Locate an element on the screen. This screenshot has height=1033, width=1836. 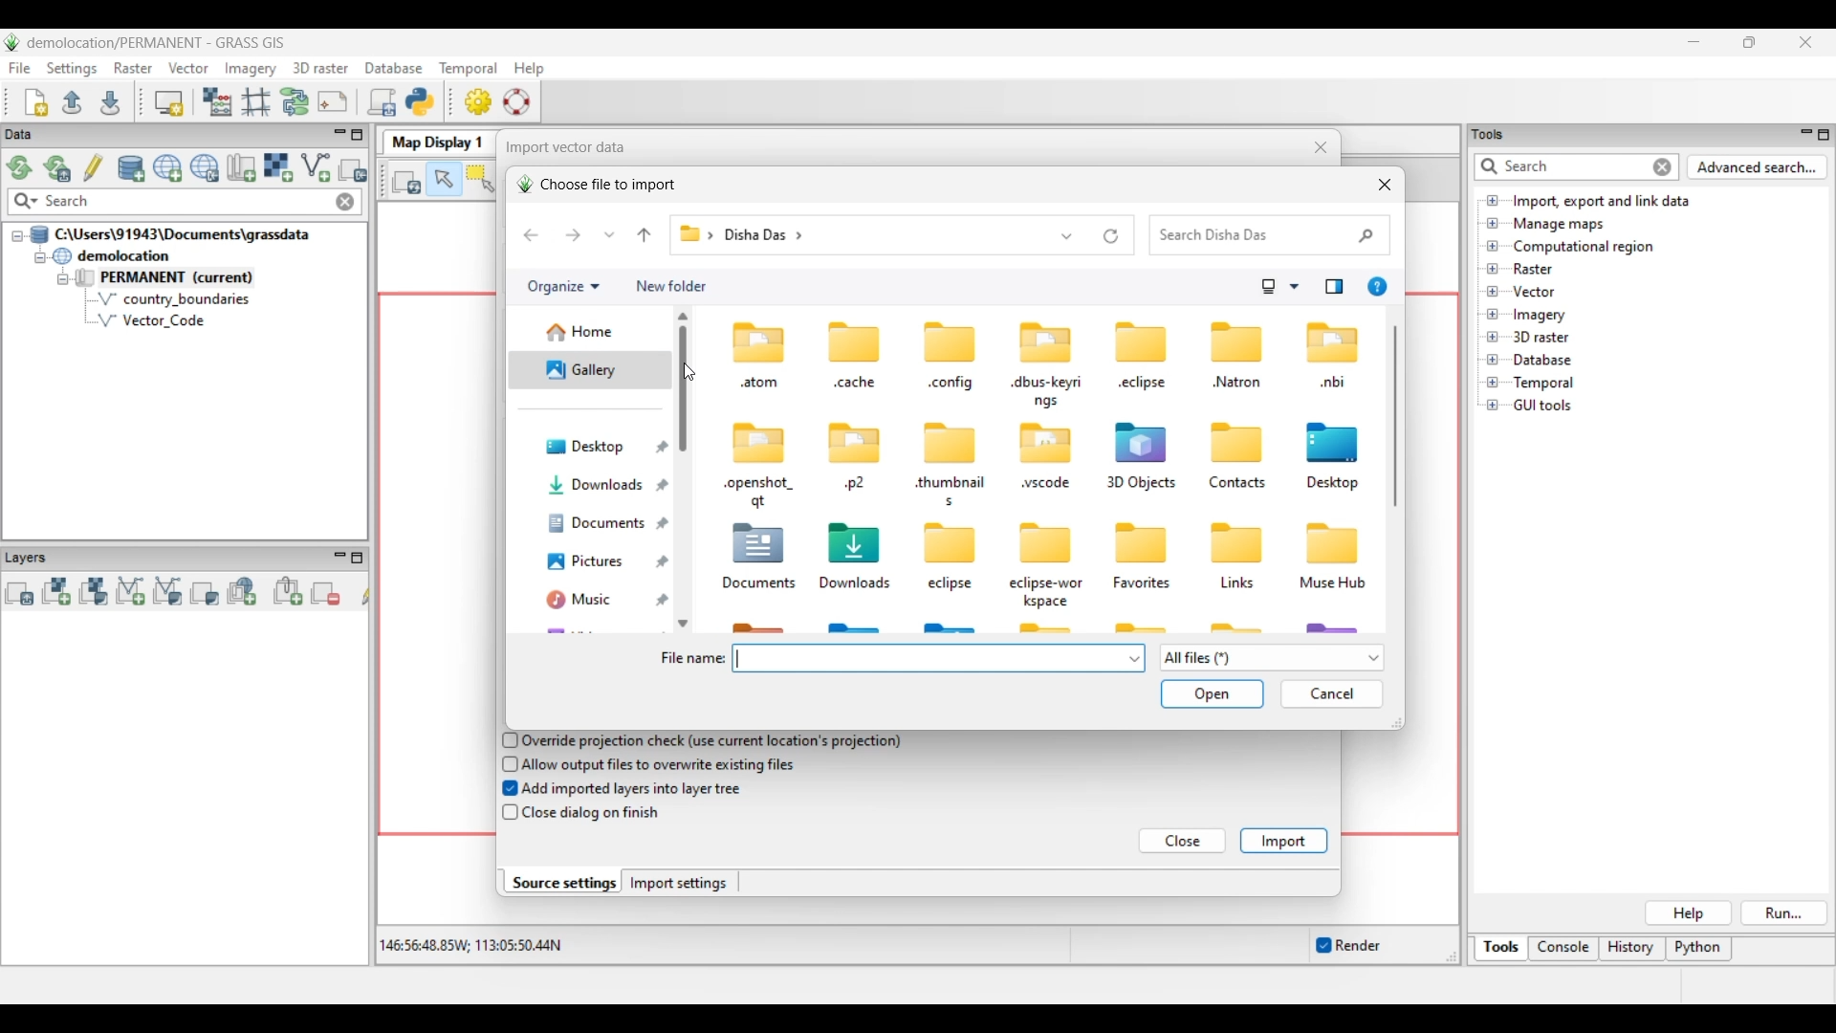
icon is located at coordinates (857, 341).